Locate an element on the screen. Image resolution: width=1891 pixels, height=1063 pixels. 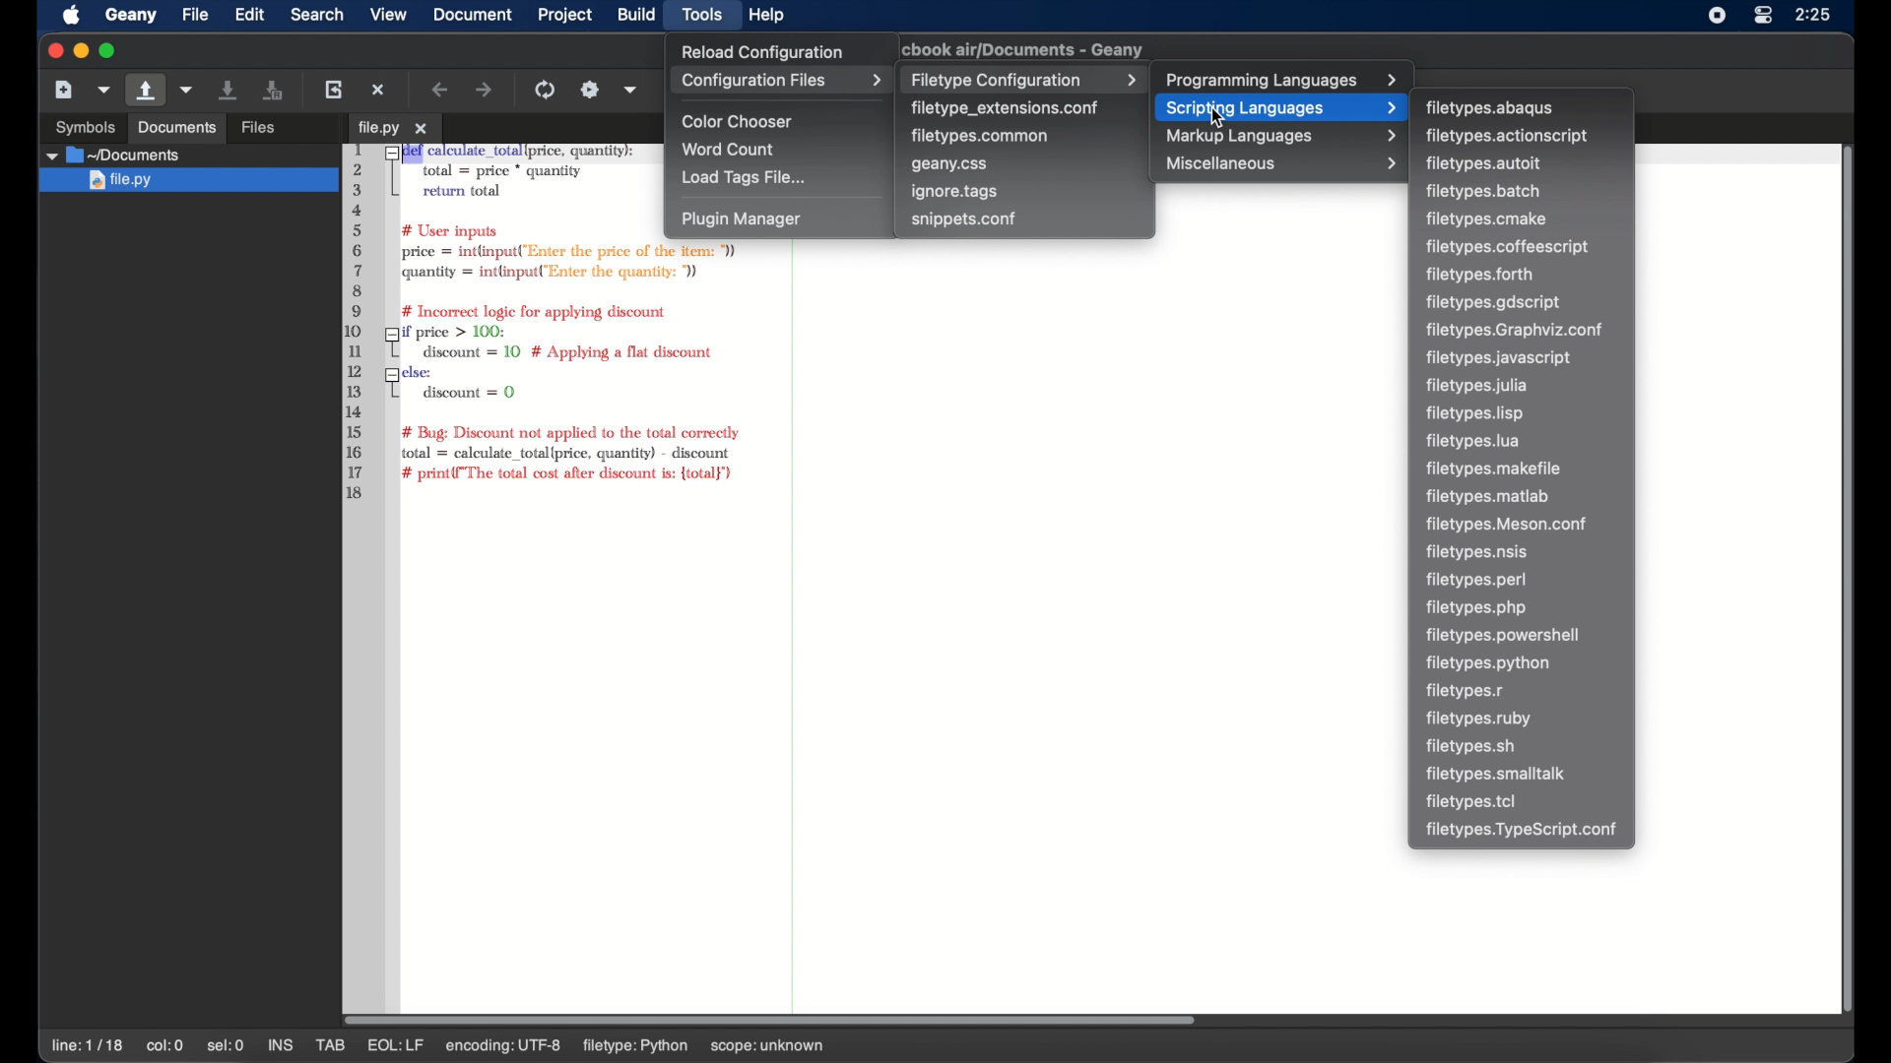
filetypes is located at coordinates (1477, 385).